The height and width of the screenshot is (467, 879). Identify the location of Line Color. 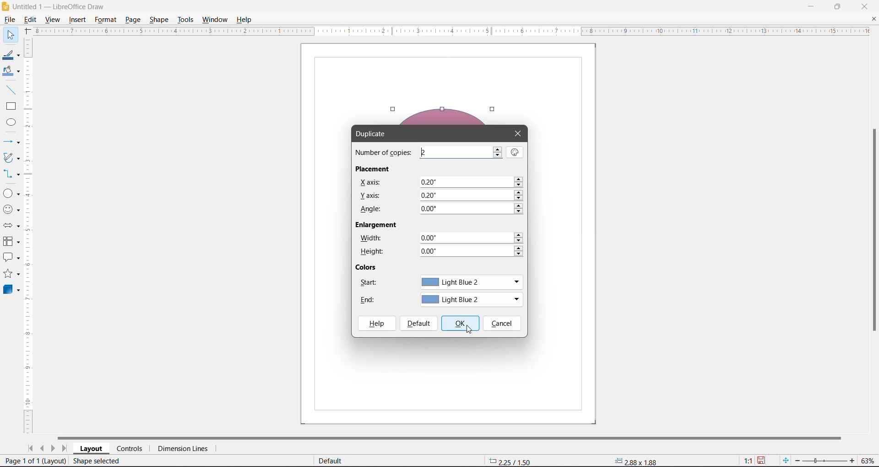
(11, 54).